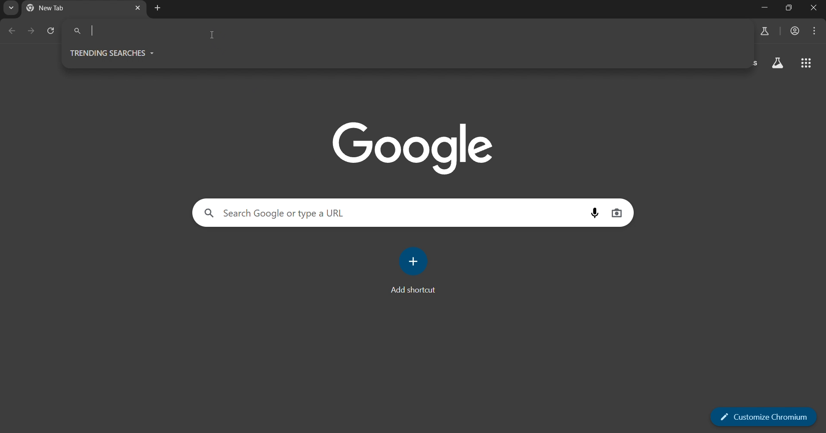  I want to click on menu, so click(815, 31).